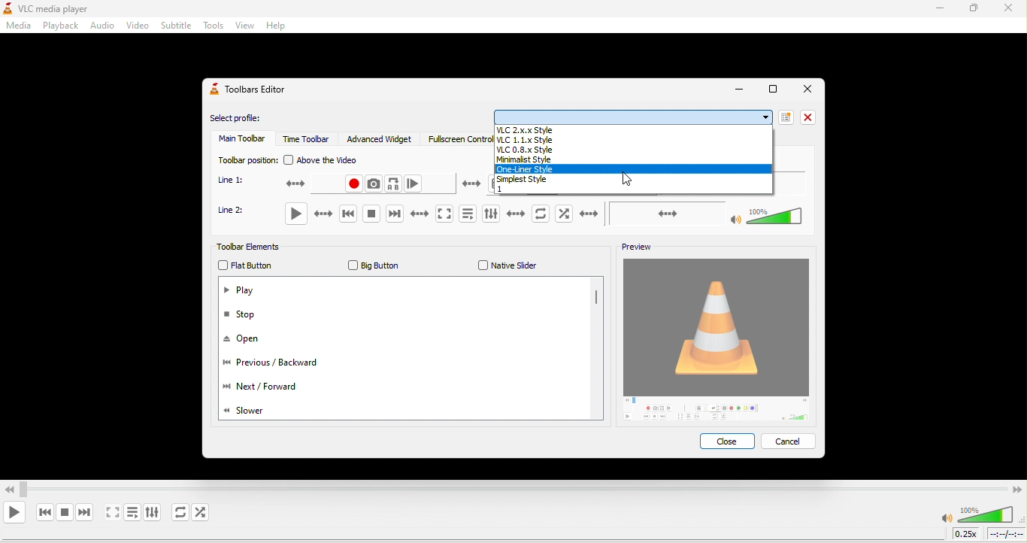  Describe the element at coordinates (416, 184) in the screenshot. I see `frame by frame` at that location.